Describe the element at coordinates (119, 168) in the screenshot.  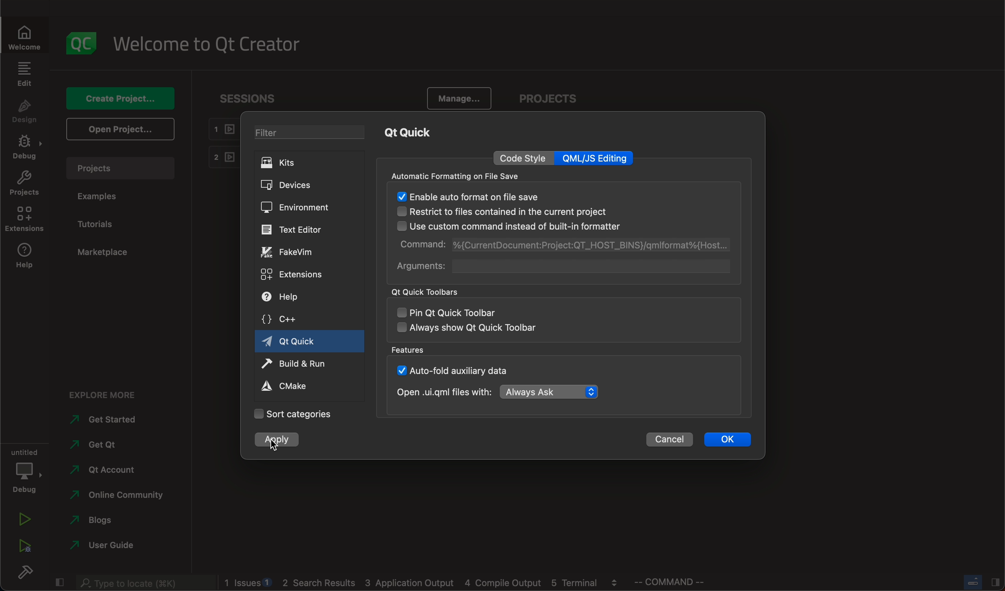
I see `projects` at that location.